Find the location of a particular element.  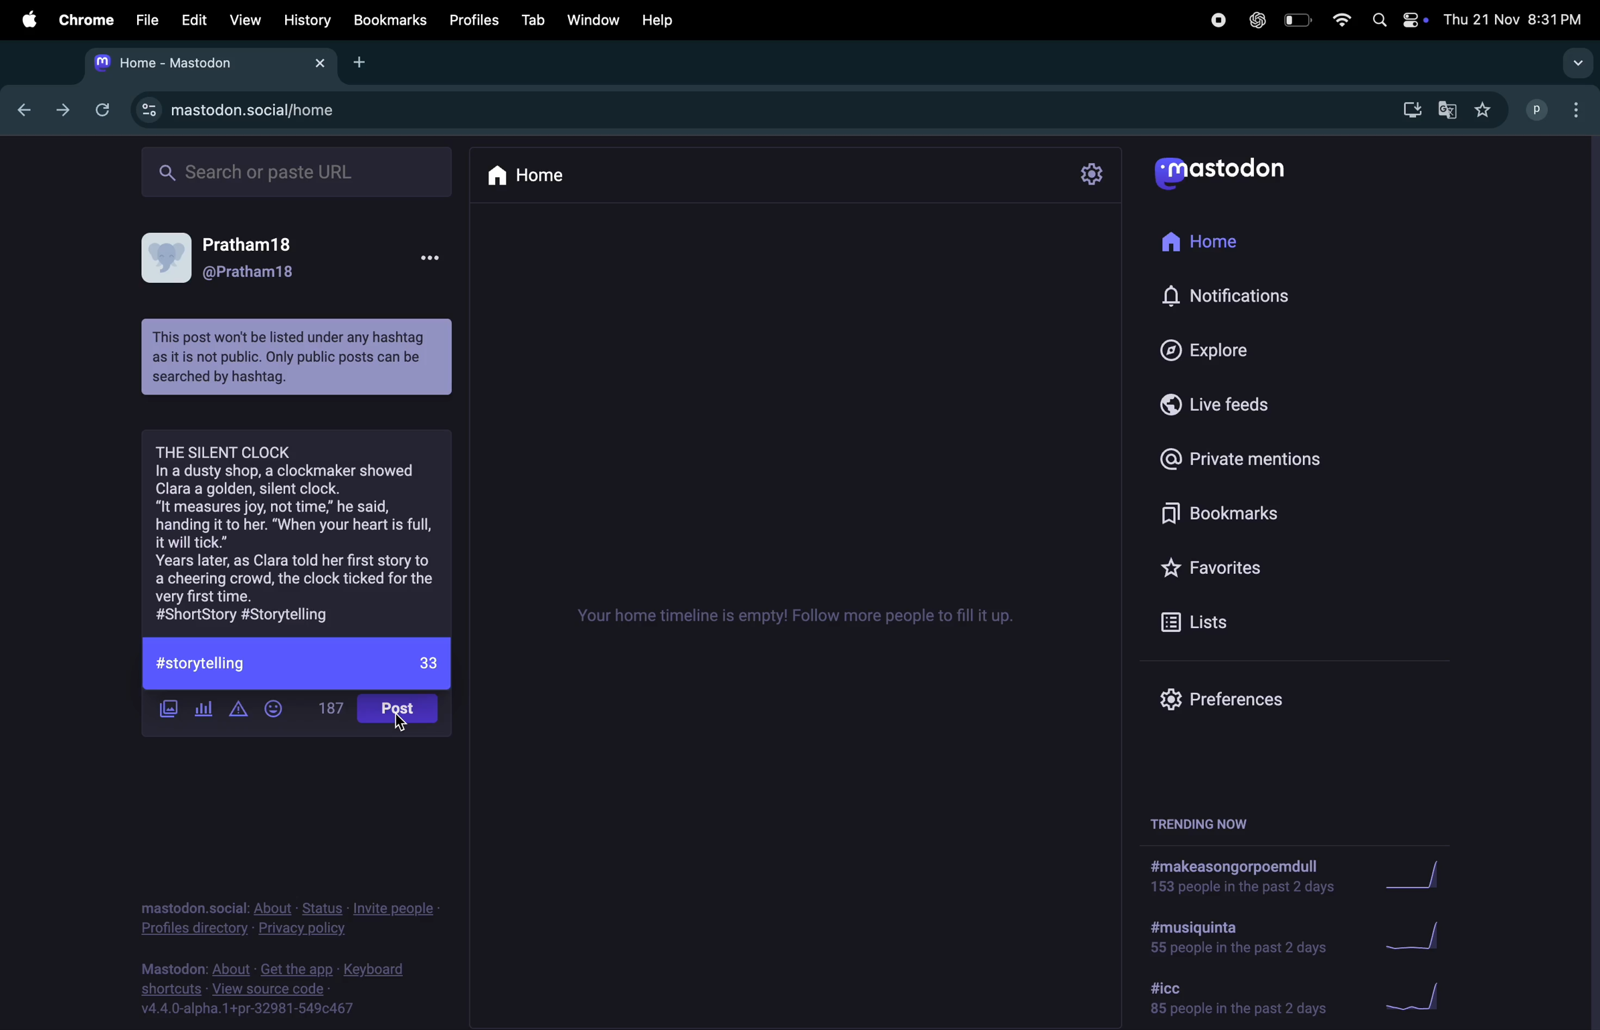

downloads is located at coordinates (1407, 111).